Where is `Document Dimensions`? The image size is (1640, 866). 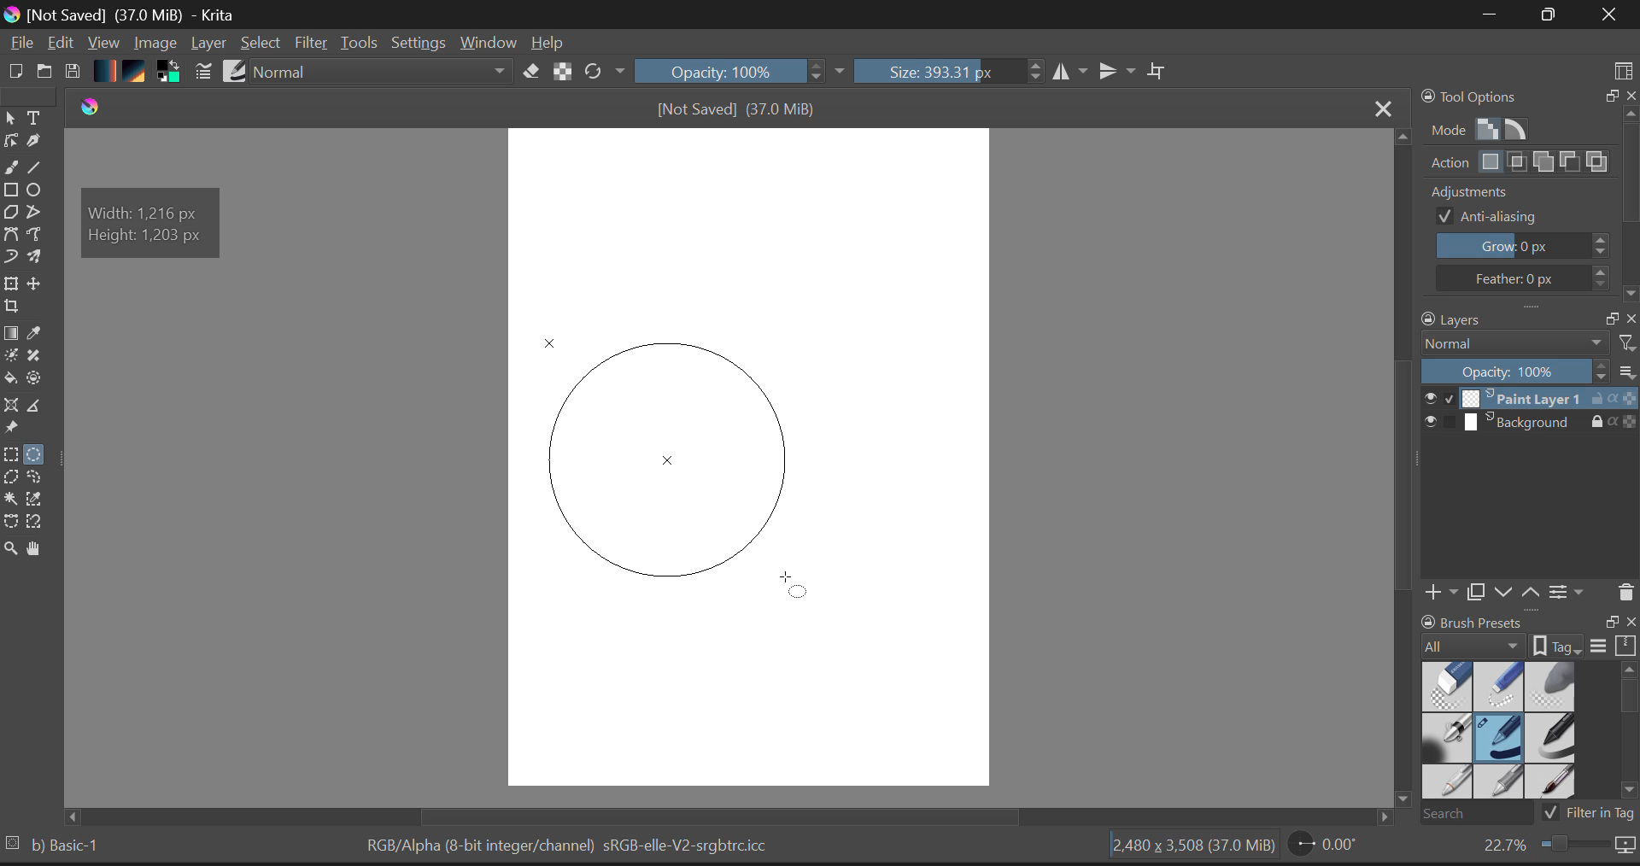
Document Dimensions is located at coordinates (1190, 847).